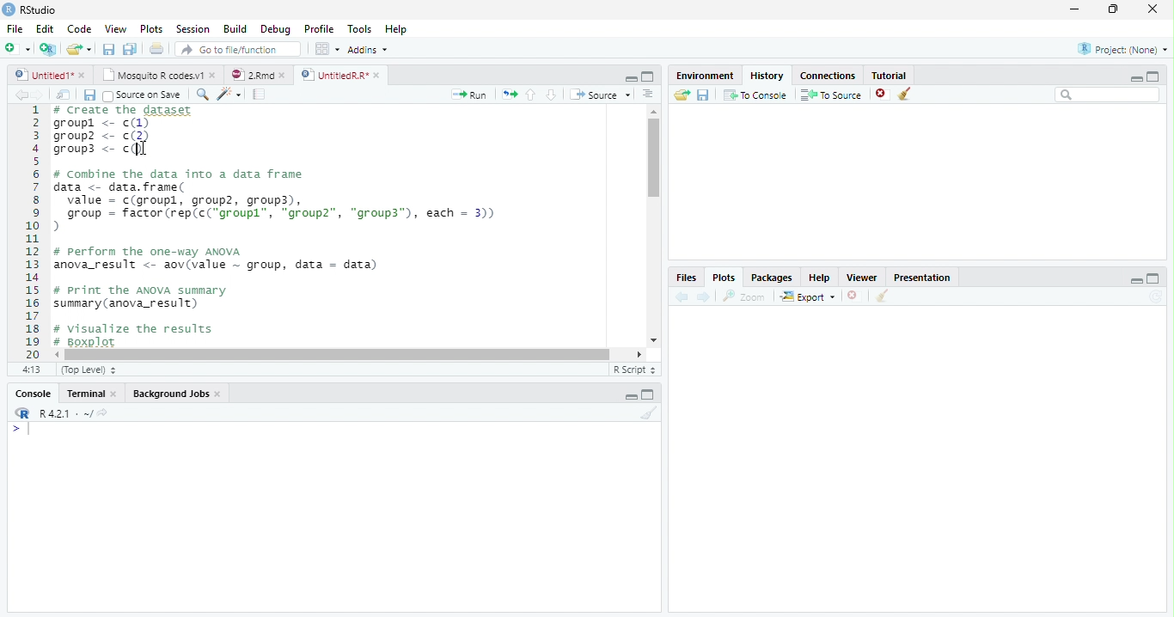  Describe the element at coordinates (29, 370) in the screenshot. I see `1:1` at that location.